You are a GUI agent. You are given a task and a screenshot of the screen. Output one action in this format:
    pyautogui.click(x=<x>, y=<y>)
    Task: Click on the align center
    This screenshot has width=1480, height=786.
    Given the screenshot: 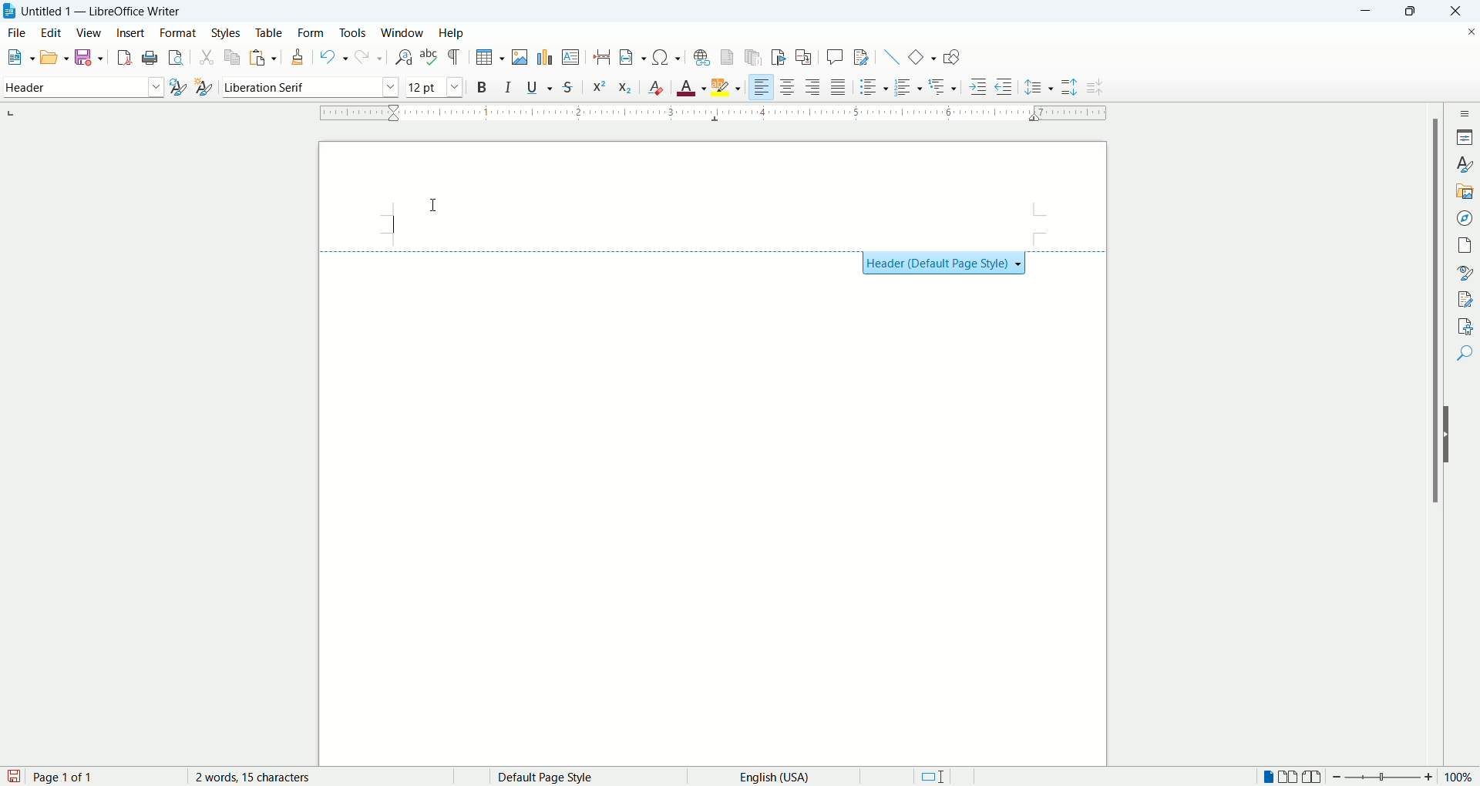 What is the action you would take?
    pyautogui.click(x=786, y=86)
    